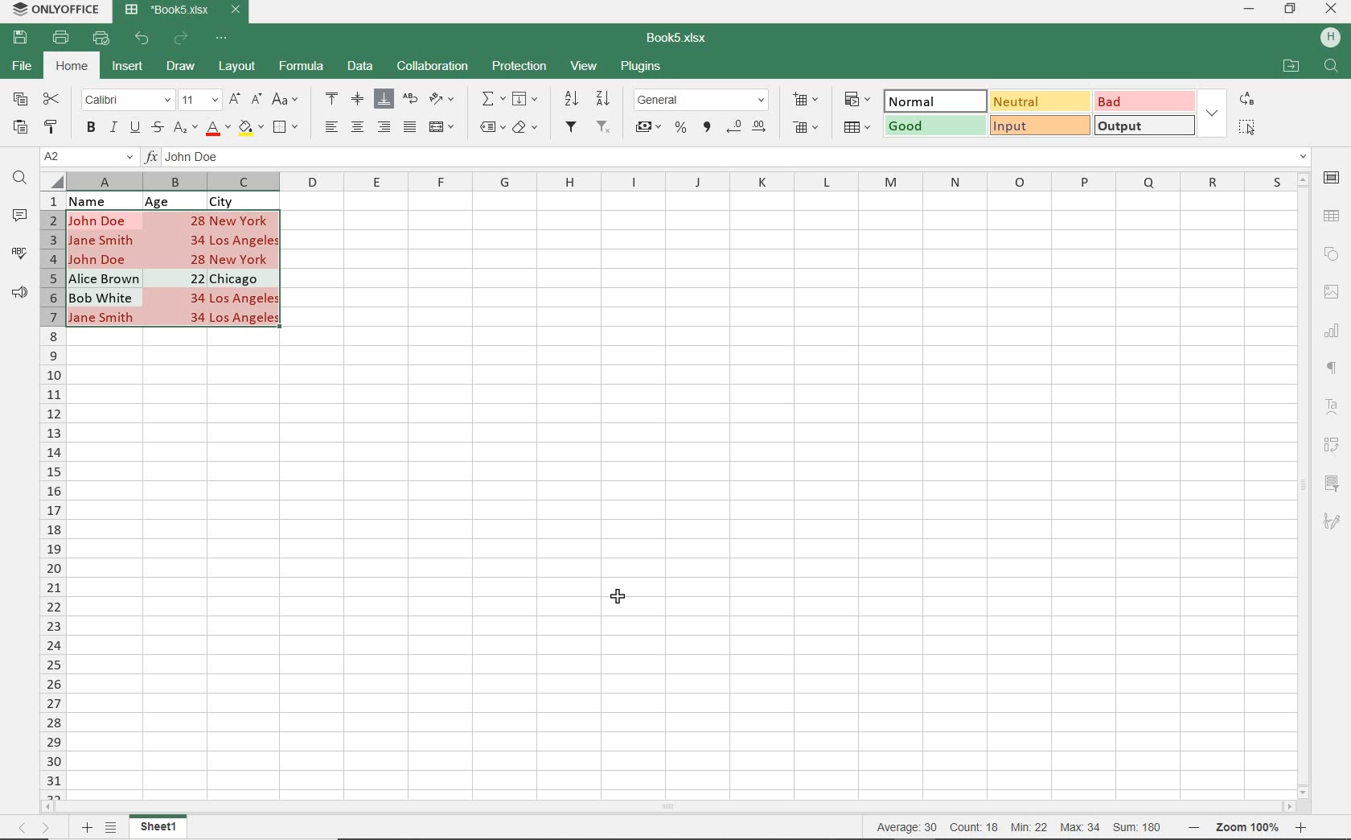 Image resolution: width=1351 pixels, height=840 pixels. Describe the element at coordinates (88, 157) in the screenshot. I see `NAME MANAGER` at that location.